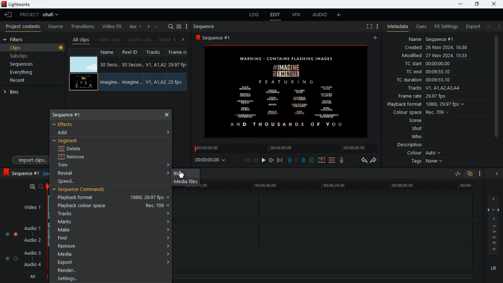 The image size is (503, 283). Describe the element at coordinates (417, 129) in the screenshot. I see `shot` at that location.